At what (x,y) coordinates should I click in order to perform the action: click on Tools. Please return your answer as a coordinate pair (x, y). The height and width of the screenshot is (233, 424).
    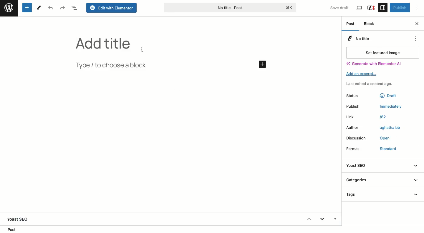
    Looking at the image, I should click on (39, 7).